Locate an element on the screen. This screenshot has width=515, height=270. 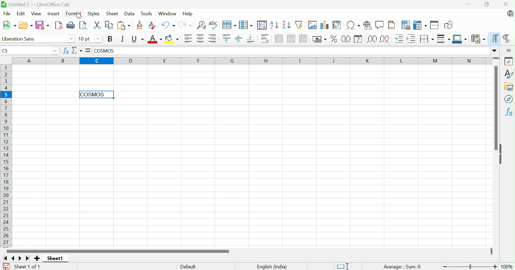
Minimize is located at coordinates (469, 4).